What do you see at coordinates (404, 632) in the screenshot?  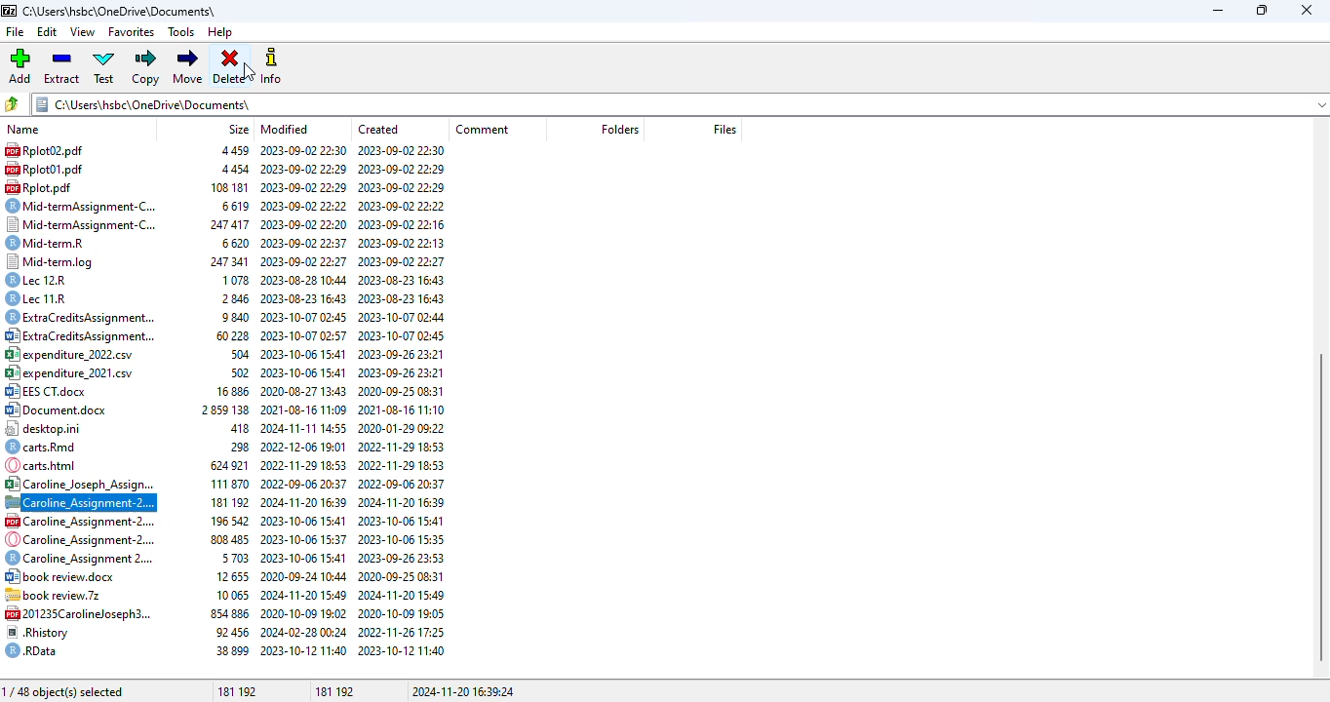 I see ` 2022-11-2617:25` at bounding box center [404, 632].